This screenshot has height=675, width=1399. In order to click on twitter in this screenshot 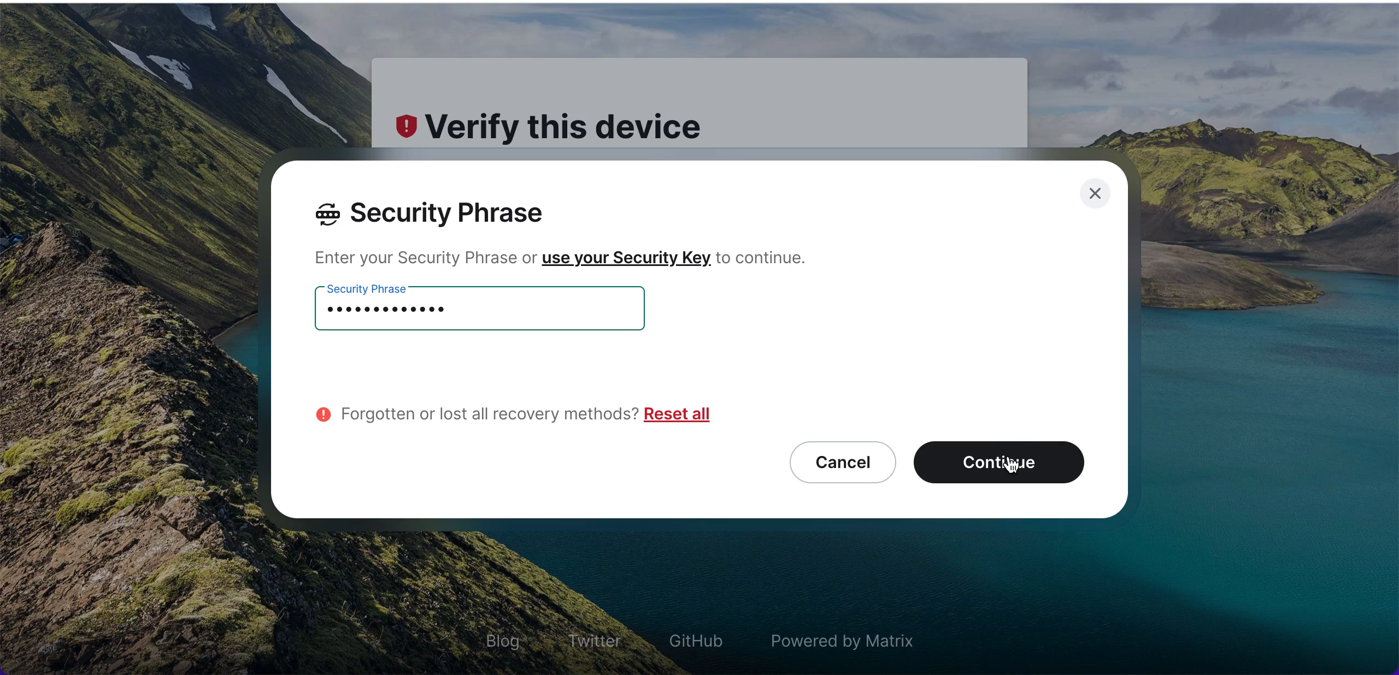, I will do `click(594, 634)`.